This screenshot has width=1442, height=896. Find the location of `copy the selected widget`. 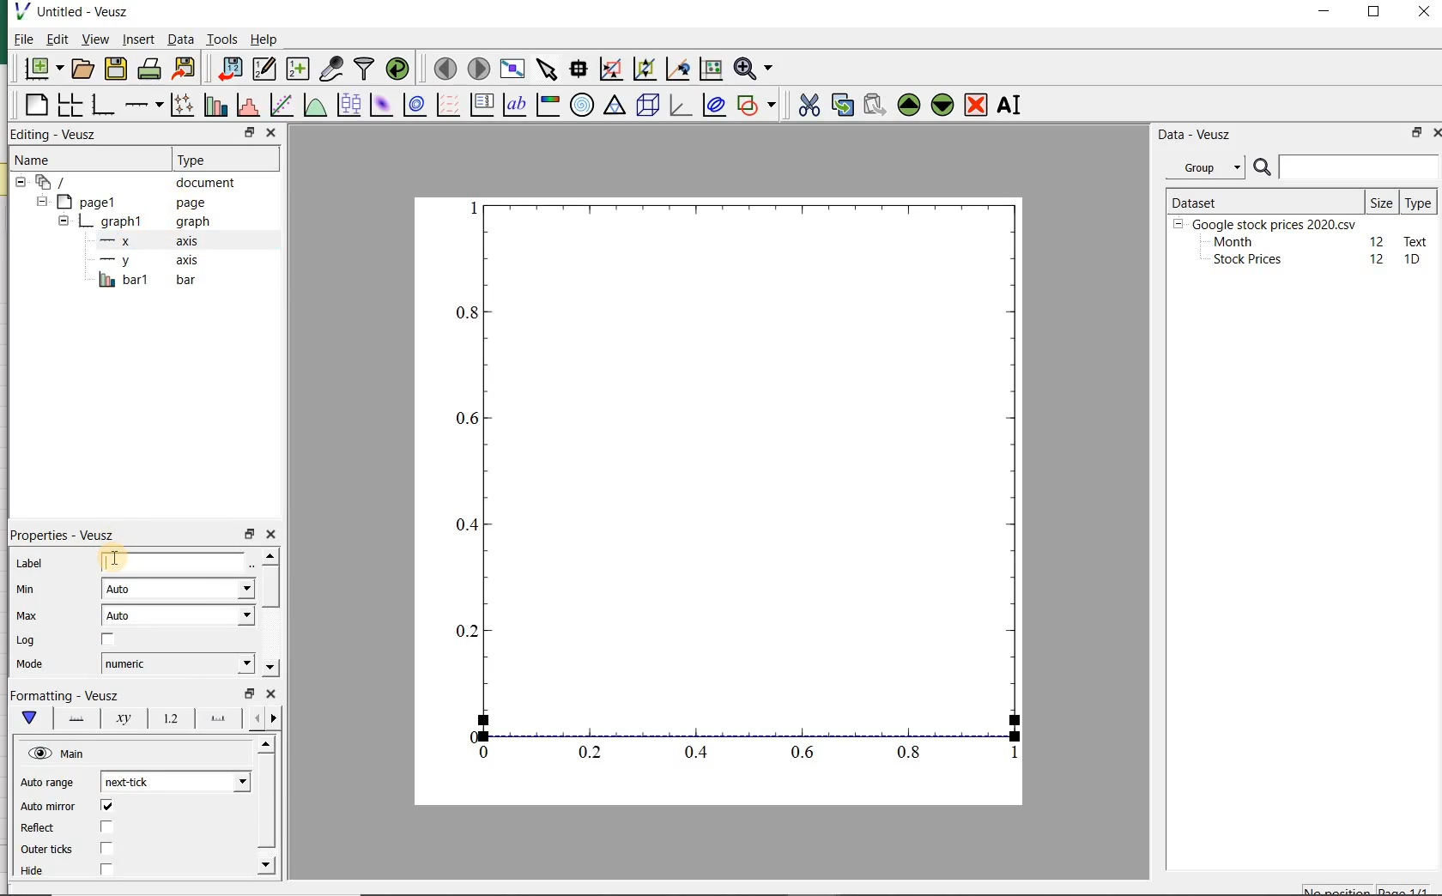

copy the selected widget is located at coordinates (841, 106).